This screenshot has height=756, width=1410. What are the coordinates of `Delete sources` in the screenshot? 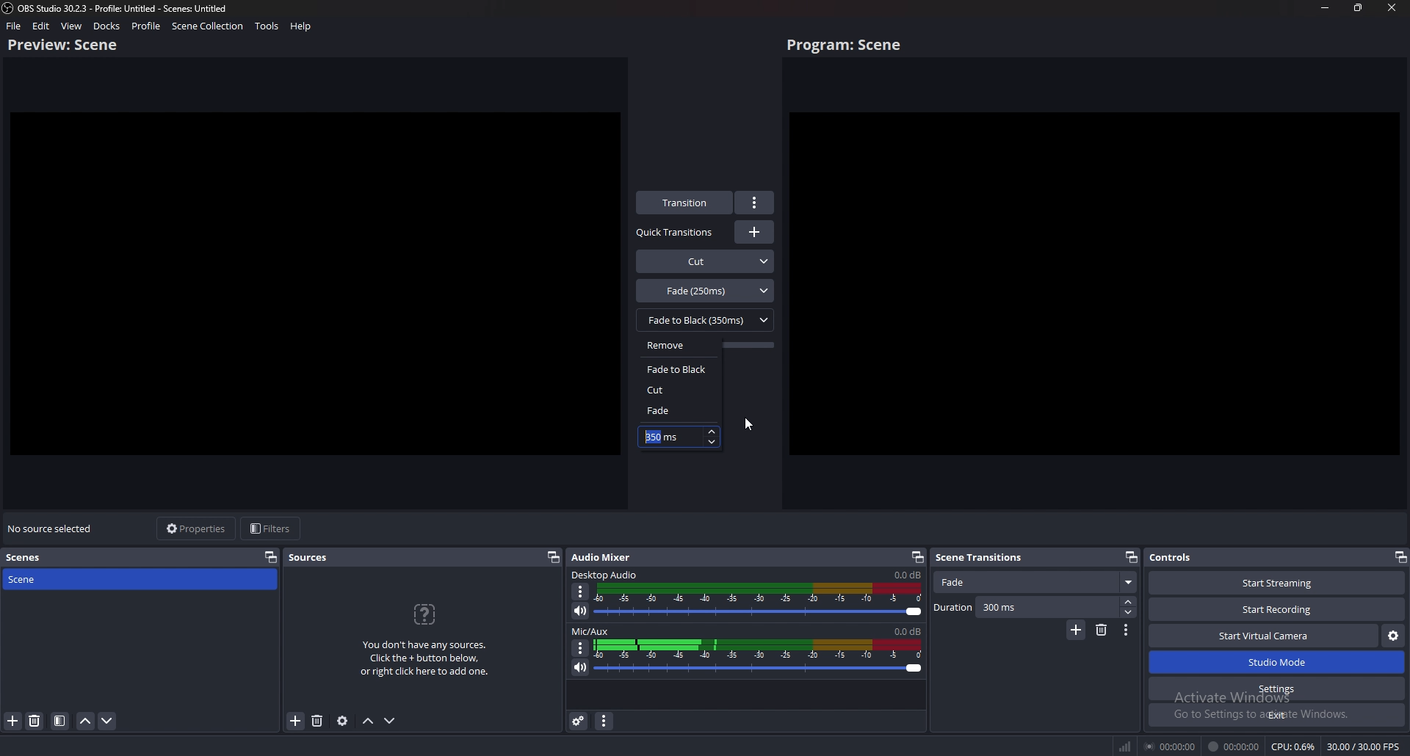 It's located at (317, 721).